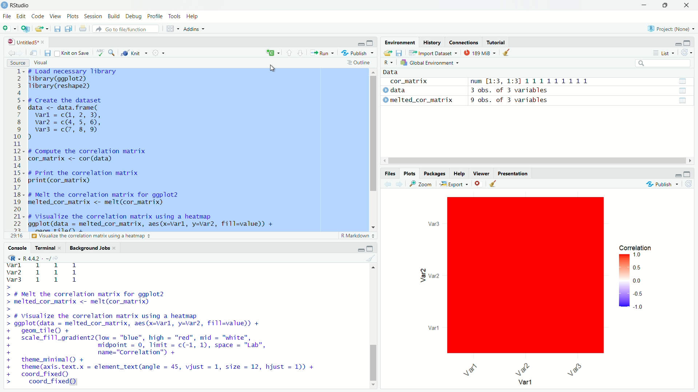 The width and height of the screenshot is (698, 392). I want to click on background jobs, so click(93, 248).